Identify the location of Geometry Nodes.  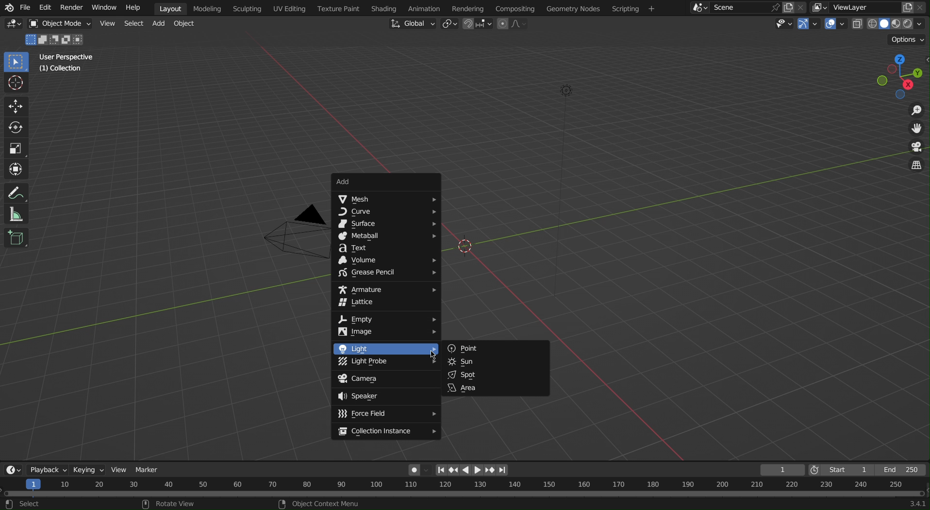
(572, 8).